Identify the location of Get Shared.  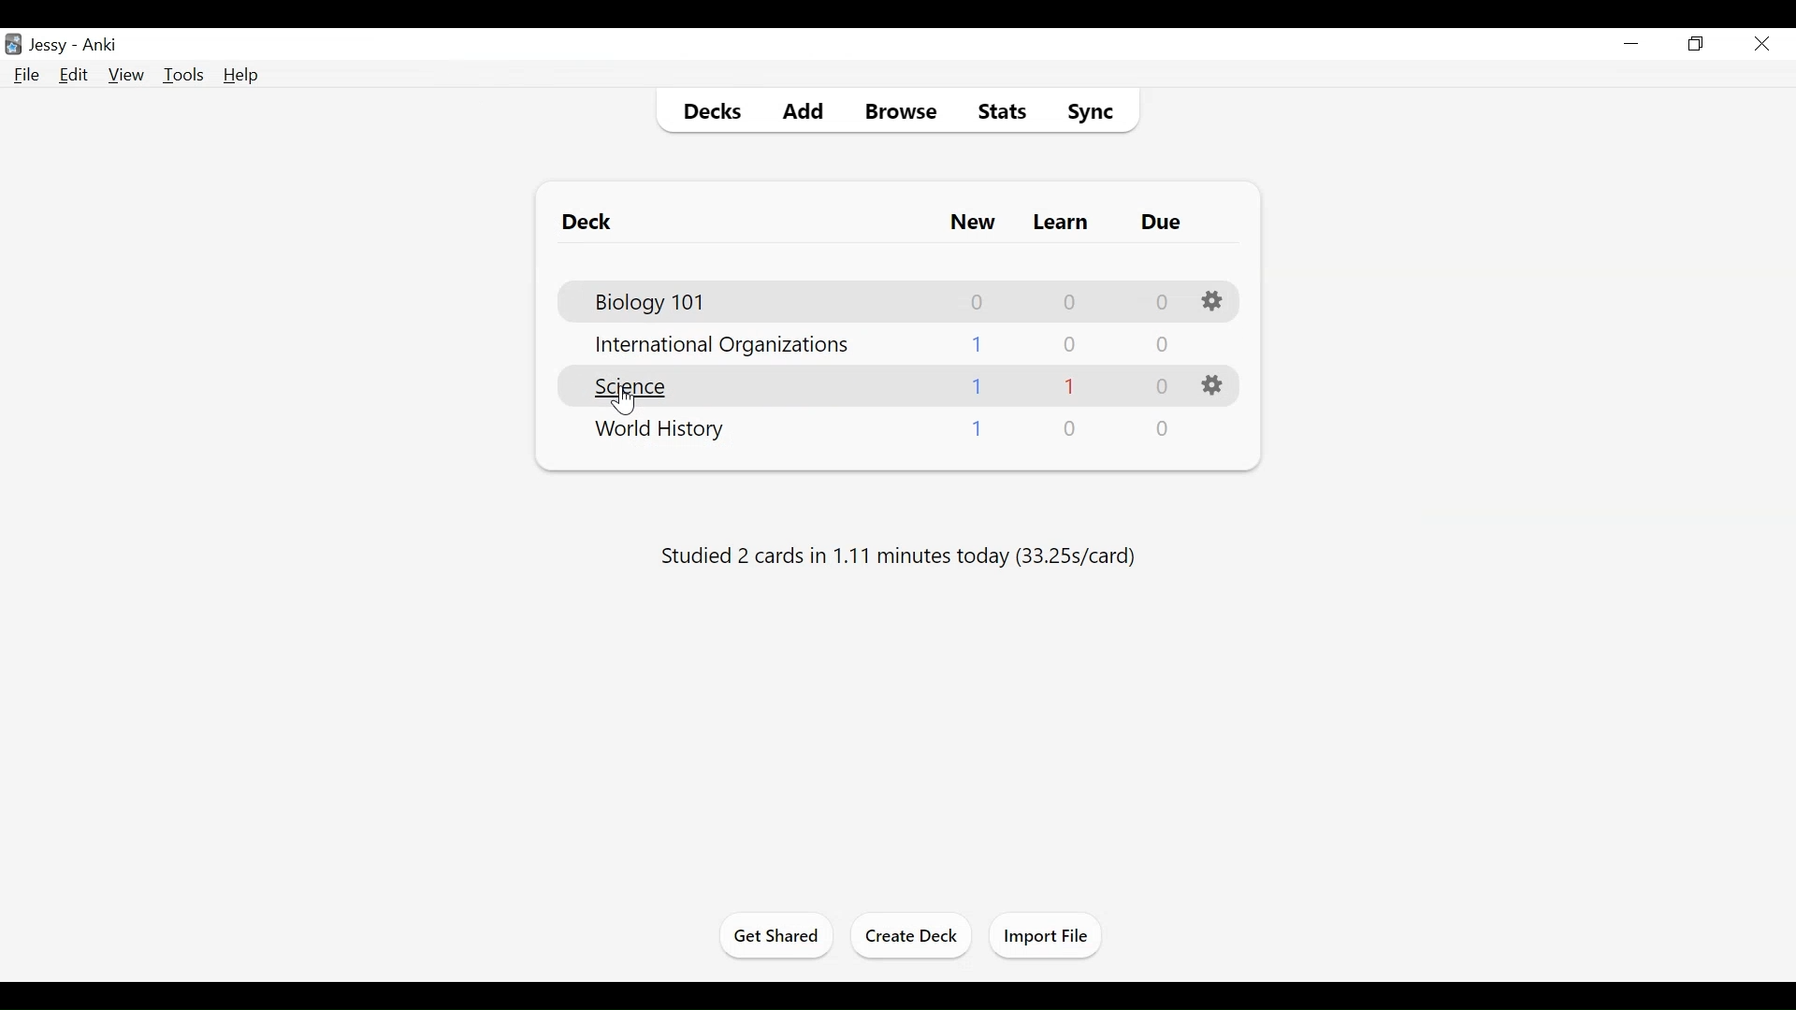
(777, 935).